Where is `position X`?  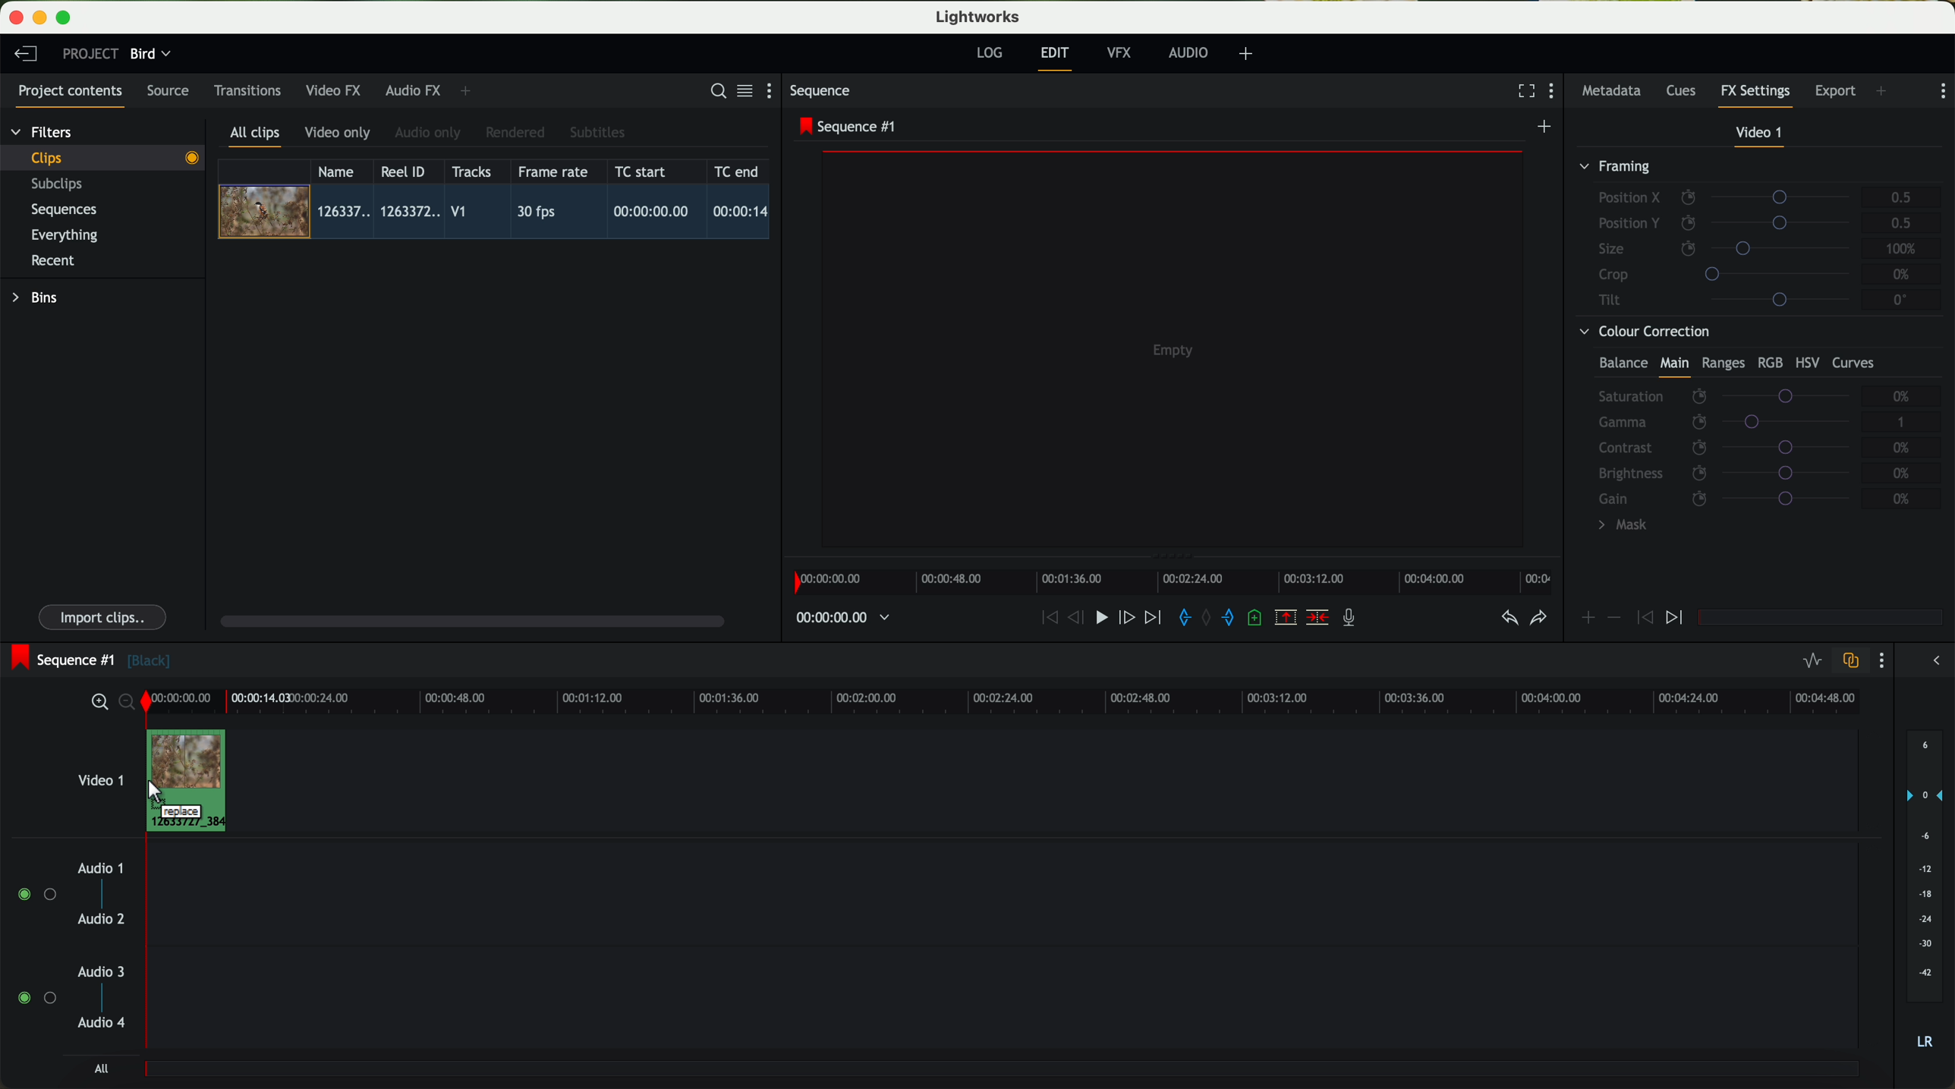 position X is located at coordinates (1730, 197).